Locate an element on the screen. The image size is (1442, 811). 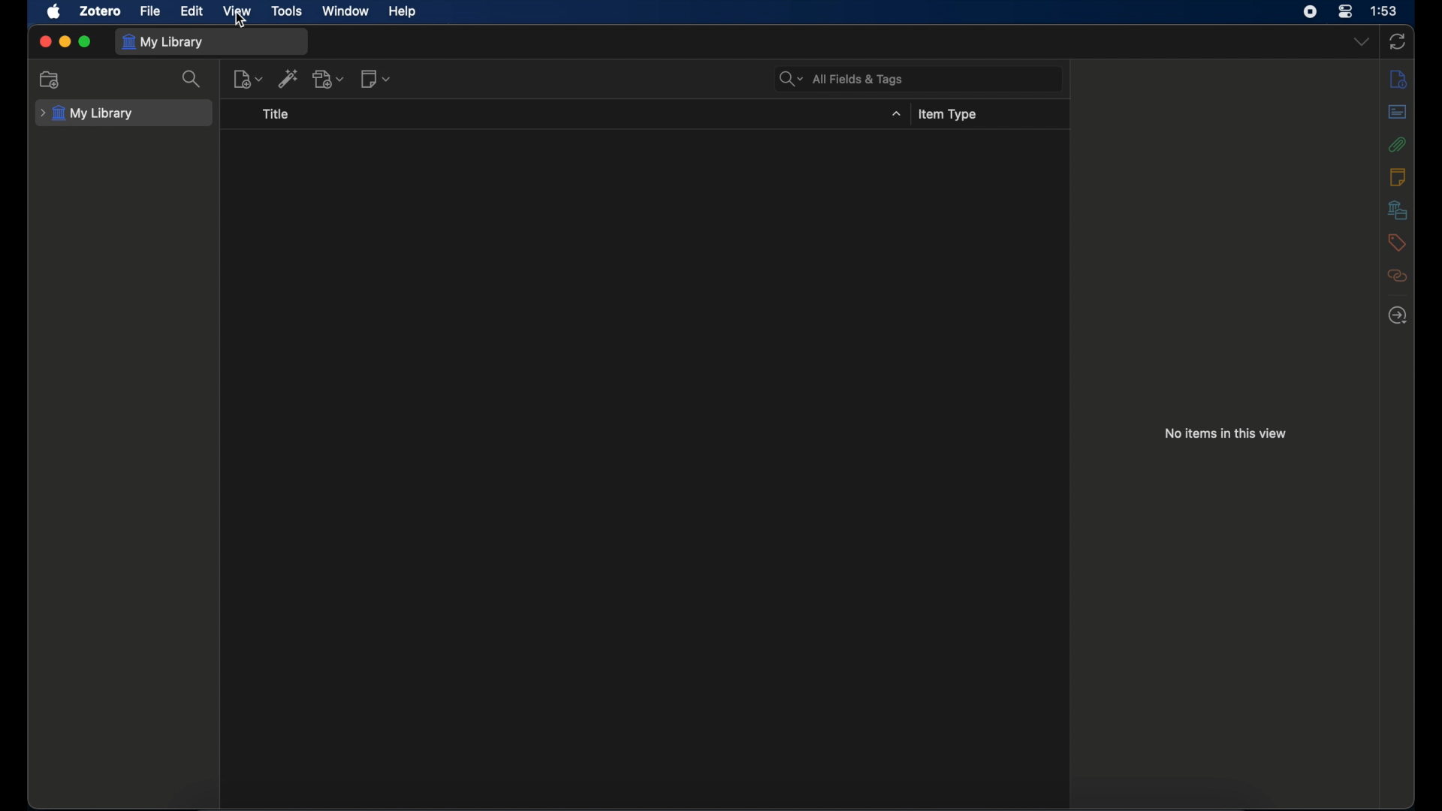
sync is located at coordinates (1397, 42).